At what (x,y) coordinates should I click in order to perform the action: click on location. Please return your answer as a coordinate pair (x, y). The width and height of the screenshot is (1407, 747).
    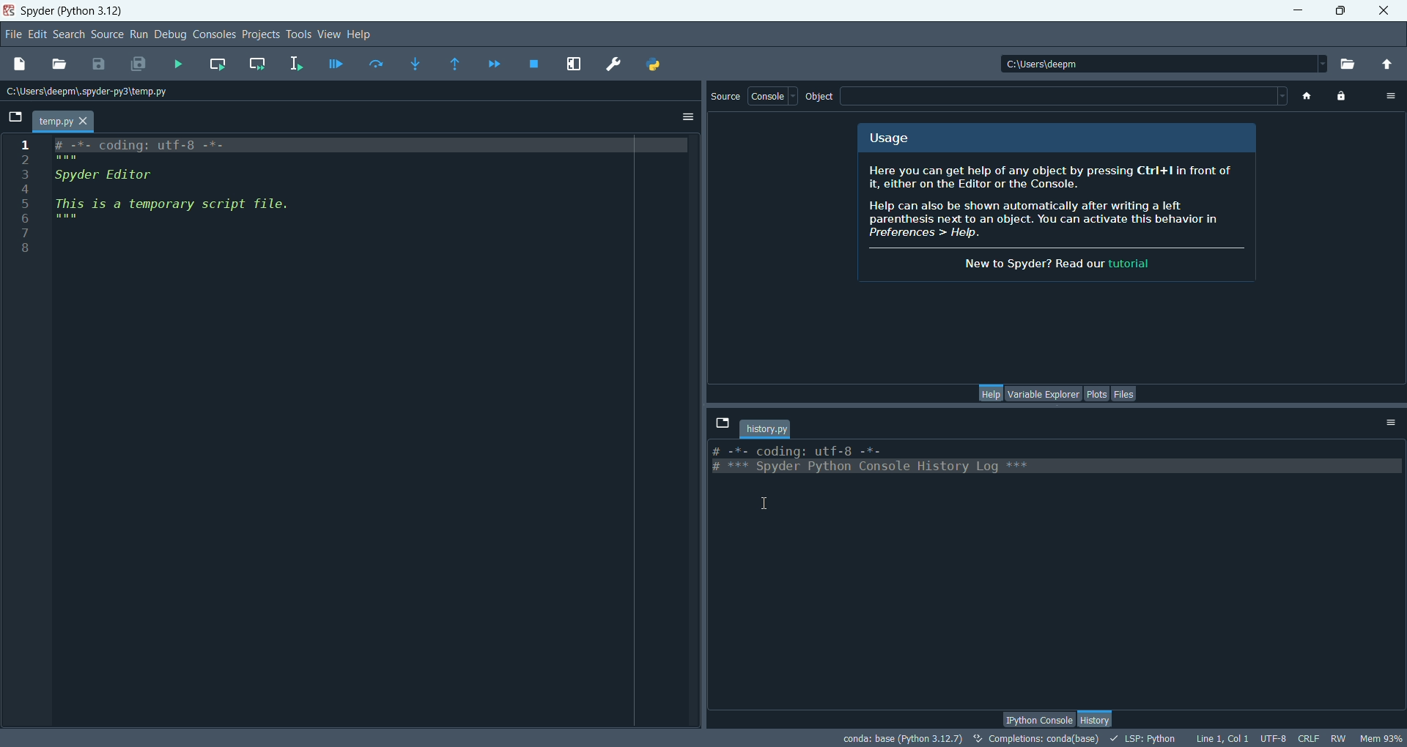
    Looking at the image, I should click on (1159, 63).